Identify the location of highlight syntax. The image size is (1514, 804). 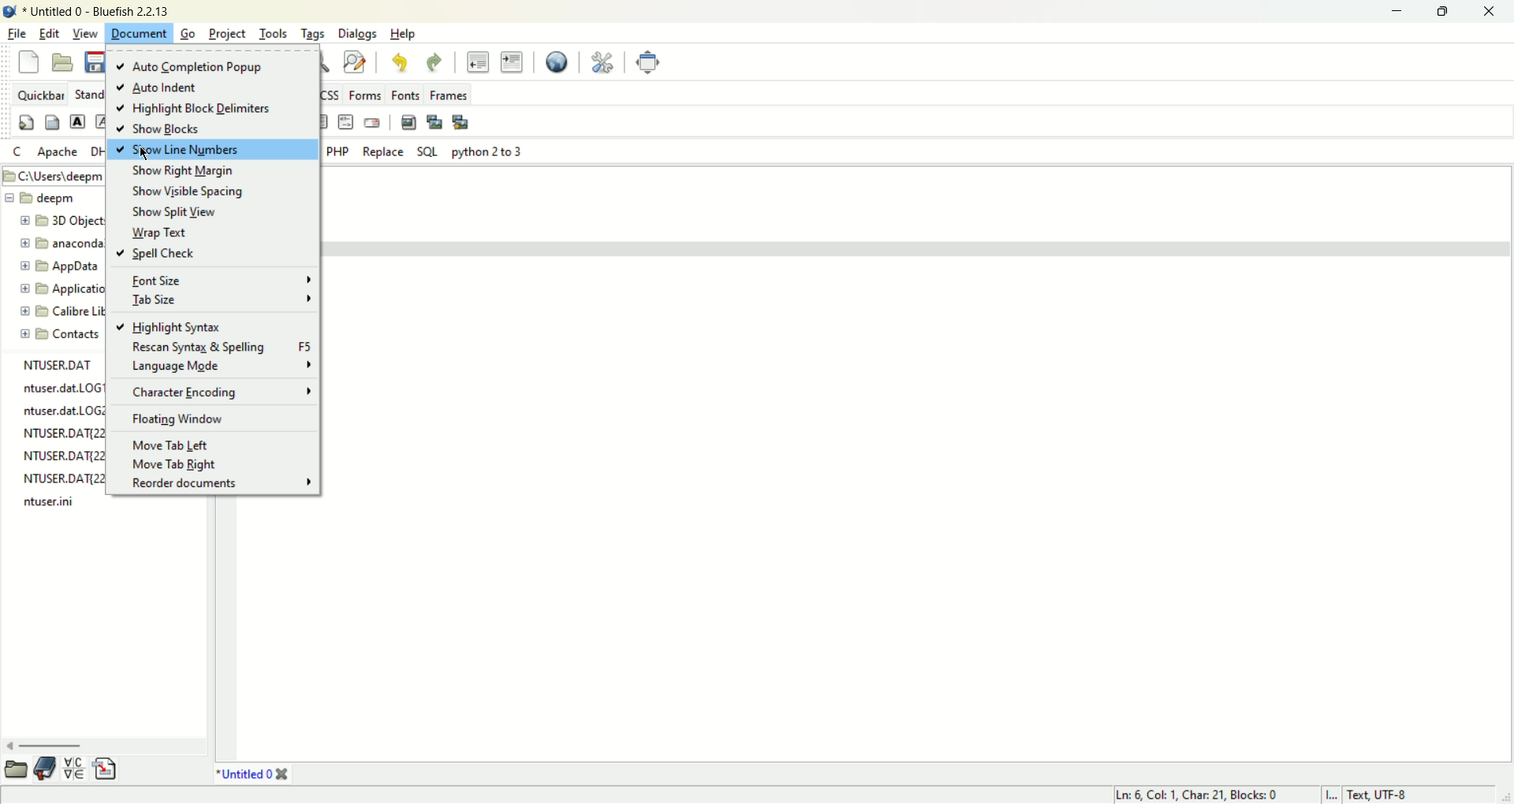
(168, 327).